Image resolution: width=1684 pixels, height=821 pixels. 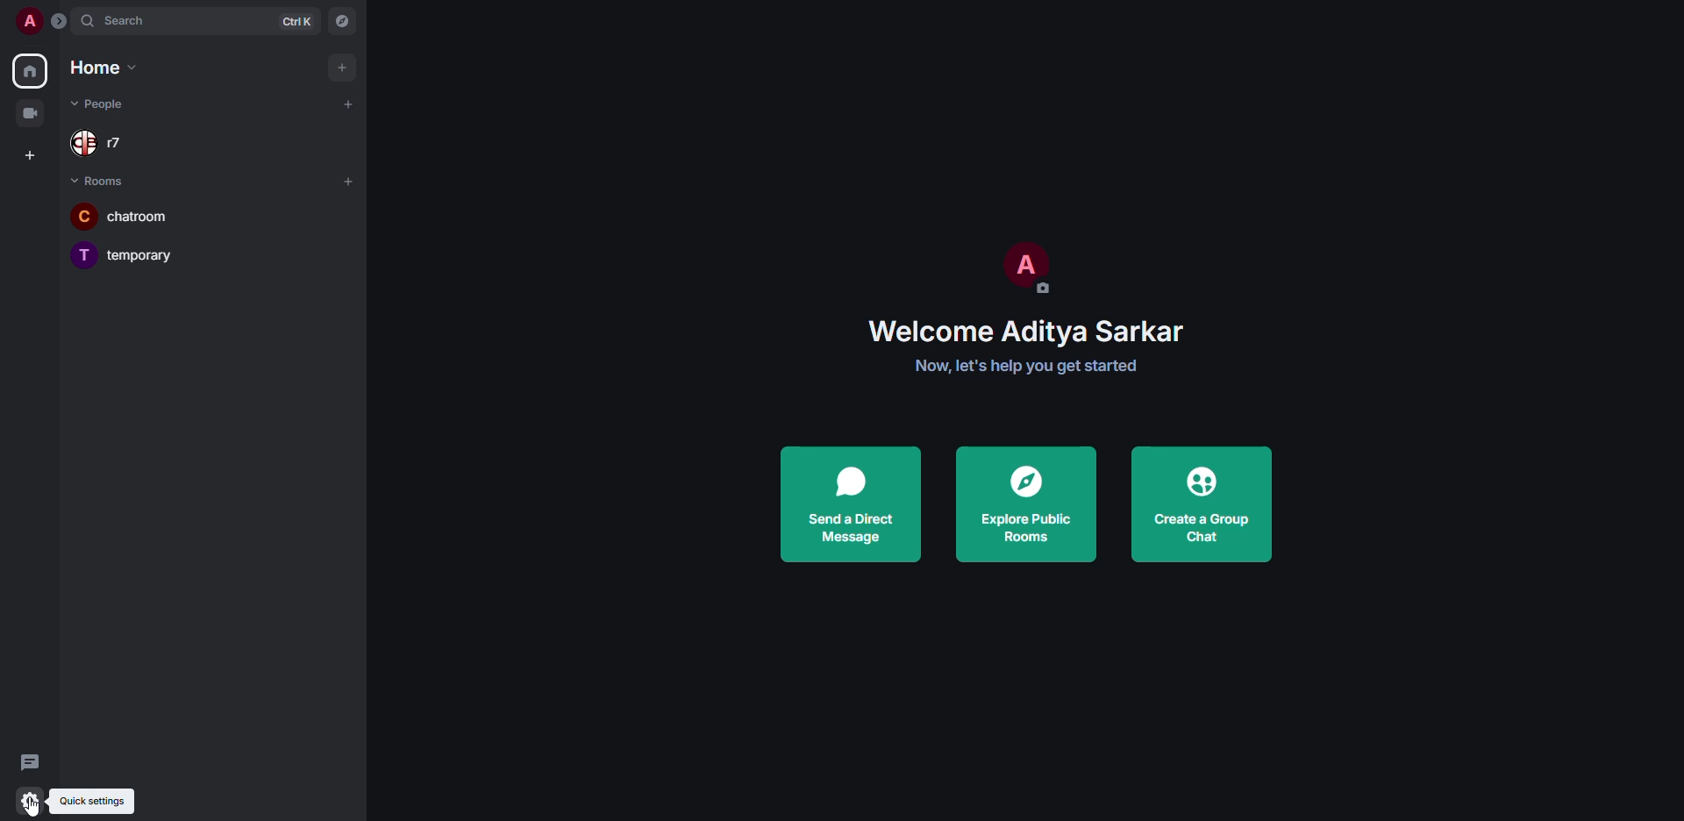 What do you see at coordinates (1030, 503) in the screenshot?
I see `explore public rooms` at bounding box center [1030, 503].